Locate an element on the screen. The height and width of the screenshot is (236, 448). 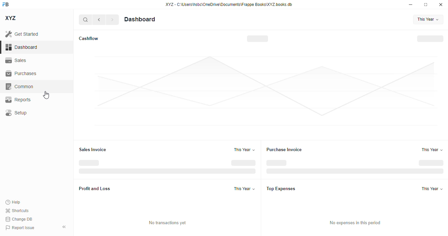
reports is located at coordinates (18, 100).